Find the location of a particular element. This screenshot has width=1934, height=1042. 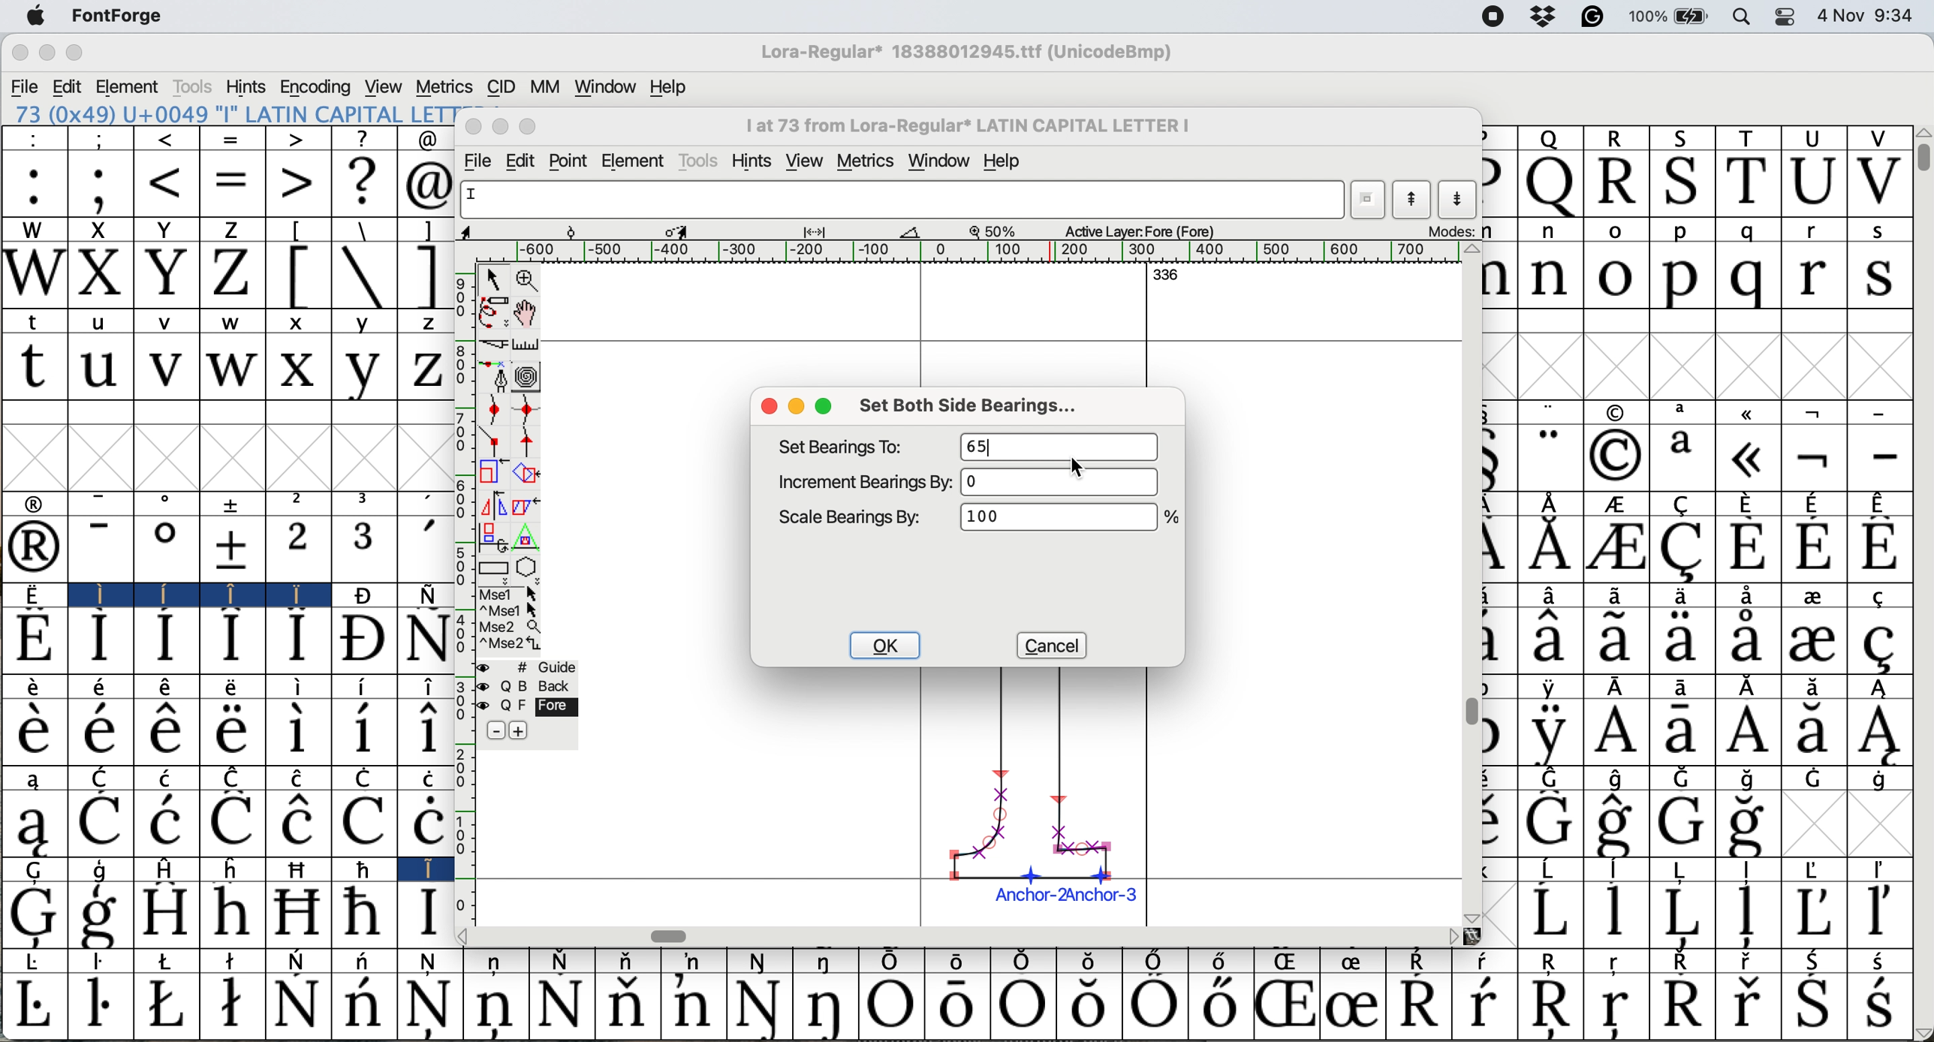

Symbol is located at coordinates (1547, 733).